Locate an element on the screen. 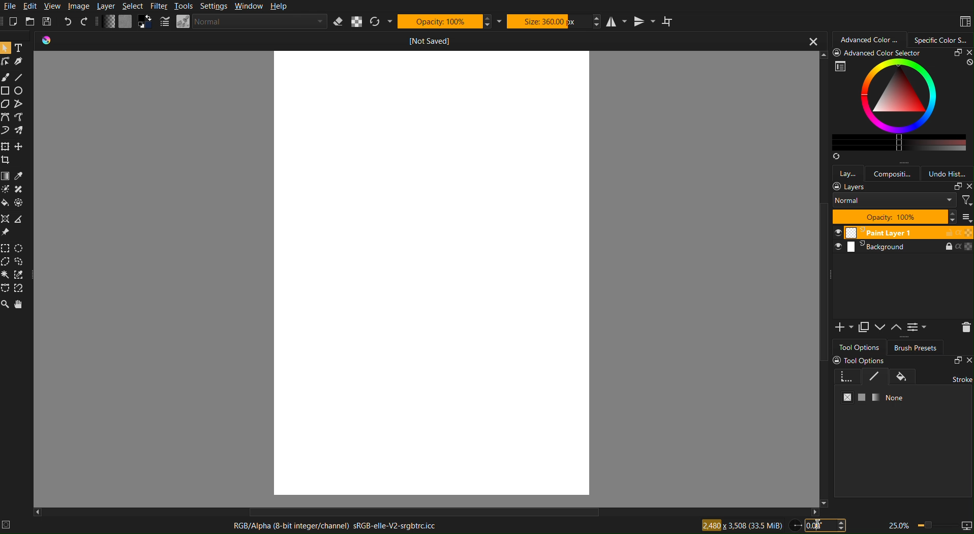 The width and height of the screenshot is (974, 534). Redo is located at coordinates (84, 22).